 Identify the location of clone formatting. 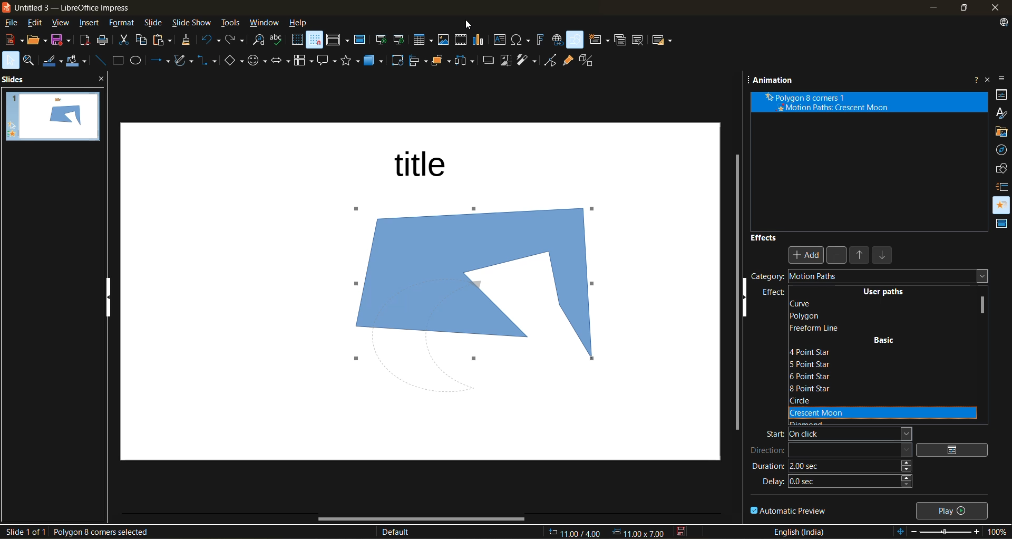
(187, 41).